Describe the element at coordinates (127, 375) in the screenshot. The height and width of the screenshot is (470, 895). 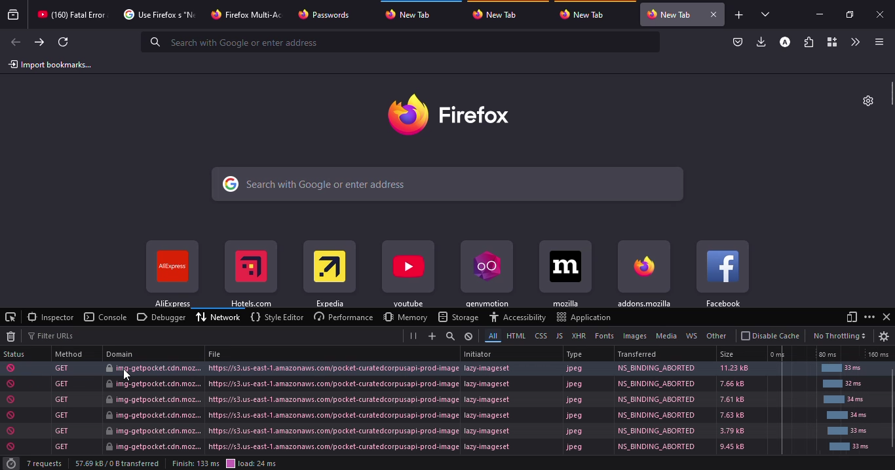
I see `cursor` at that location.